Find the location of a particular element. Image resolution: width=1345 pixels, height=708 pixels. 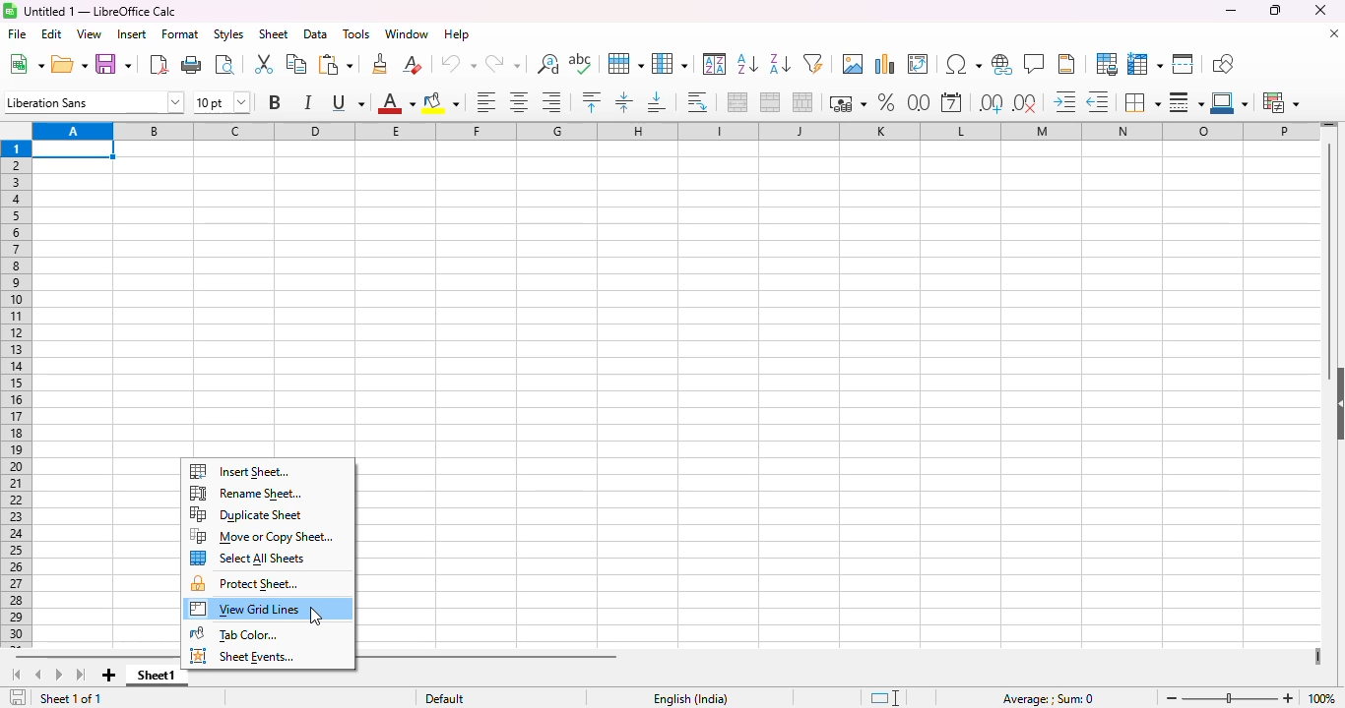

zoom out is located at coordinates (1172, 698).